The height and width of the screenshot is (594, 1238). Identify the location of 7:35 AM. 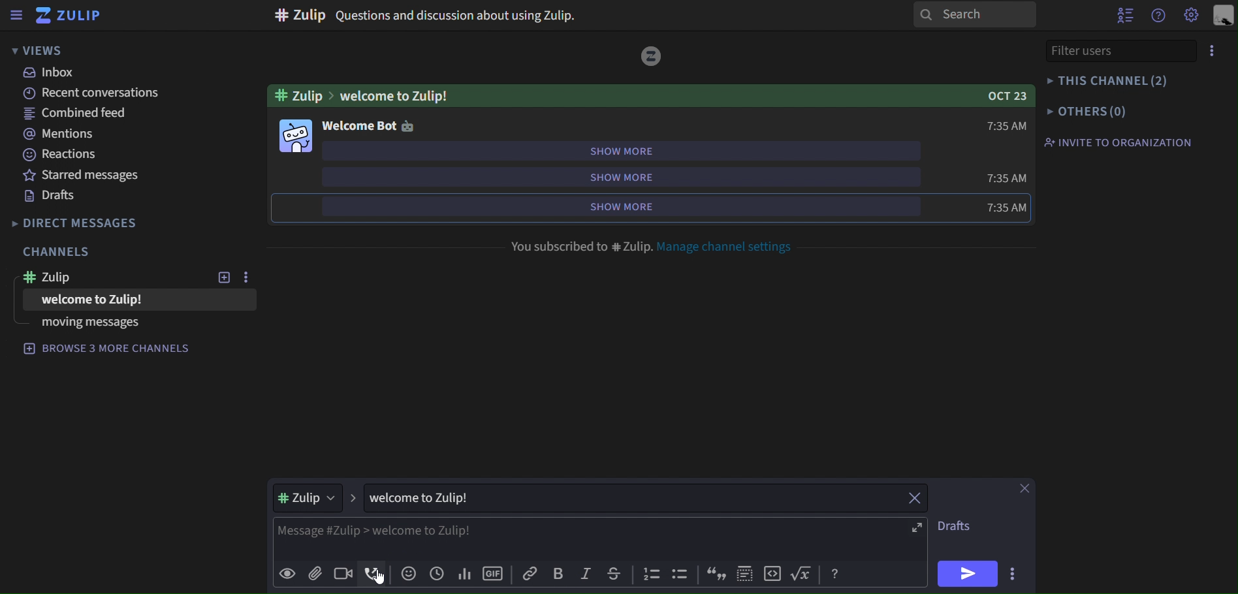
(1009, 126).